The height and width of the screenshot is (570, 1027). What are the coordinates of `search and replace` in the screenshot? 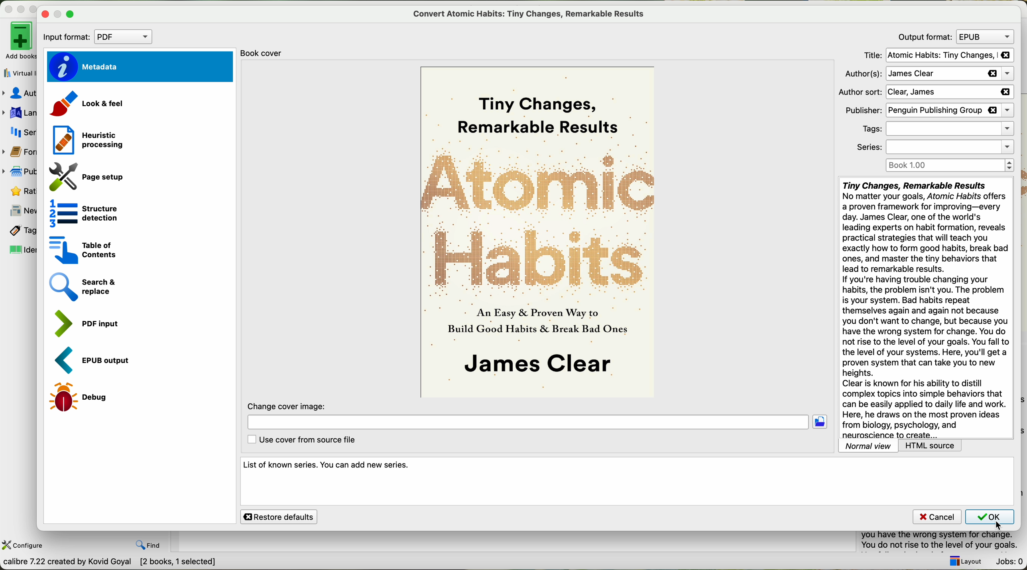 It's located at (82, 287).